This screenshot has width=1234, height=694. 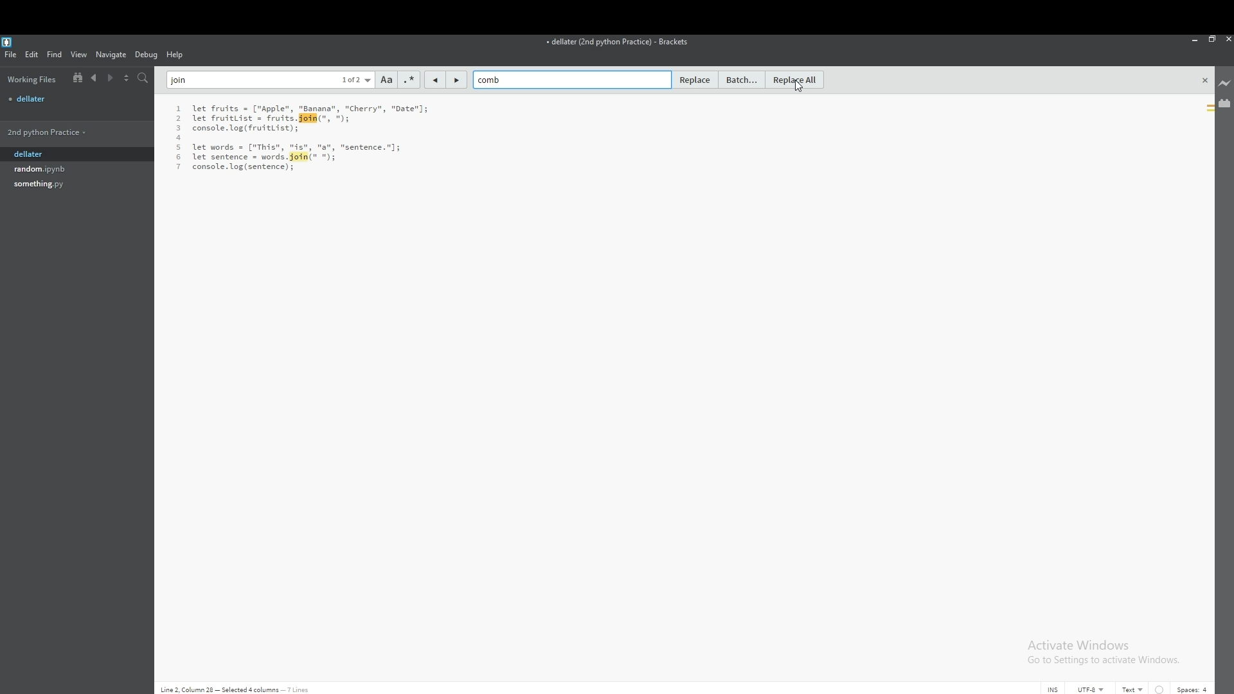 I want to click on next match, so click(x=455, y=80).